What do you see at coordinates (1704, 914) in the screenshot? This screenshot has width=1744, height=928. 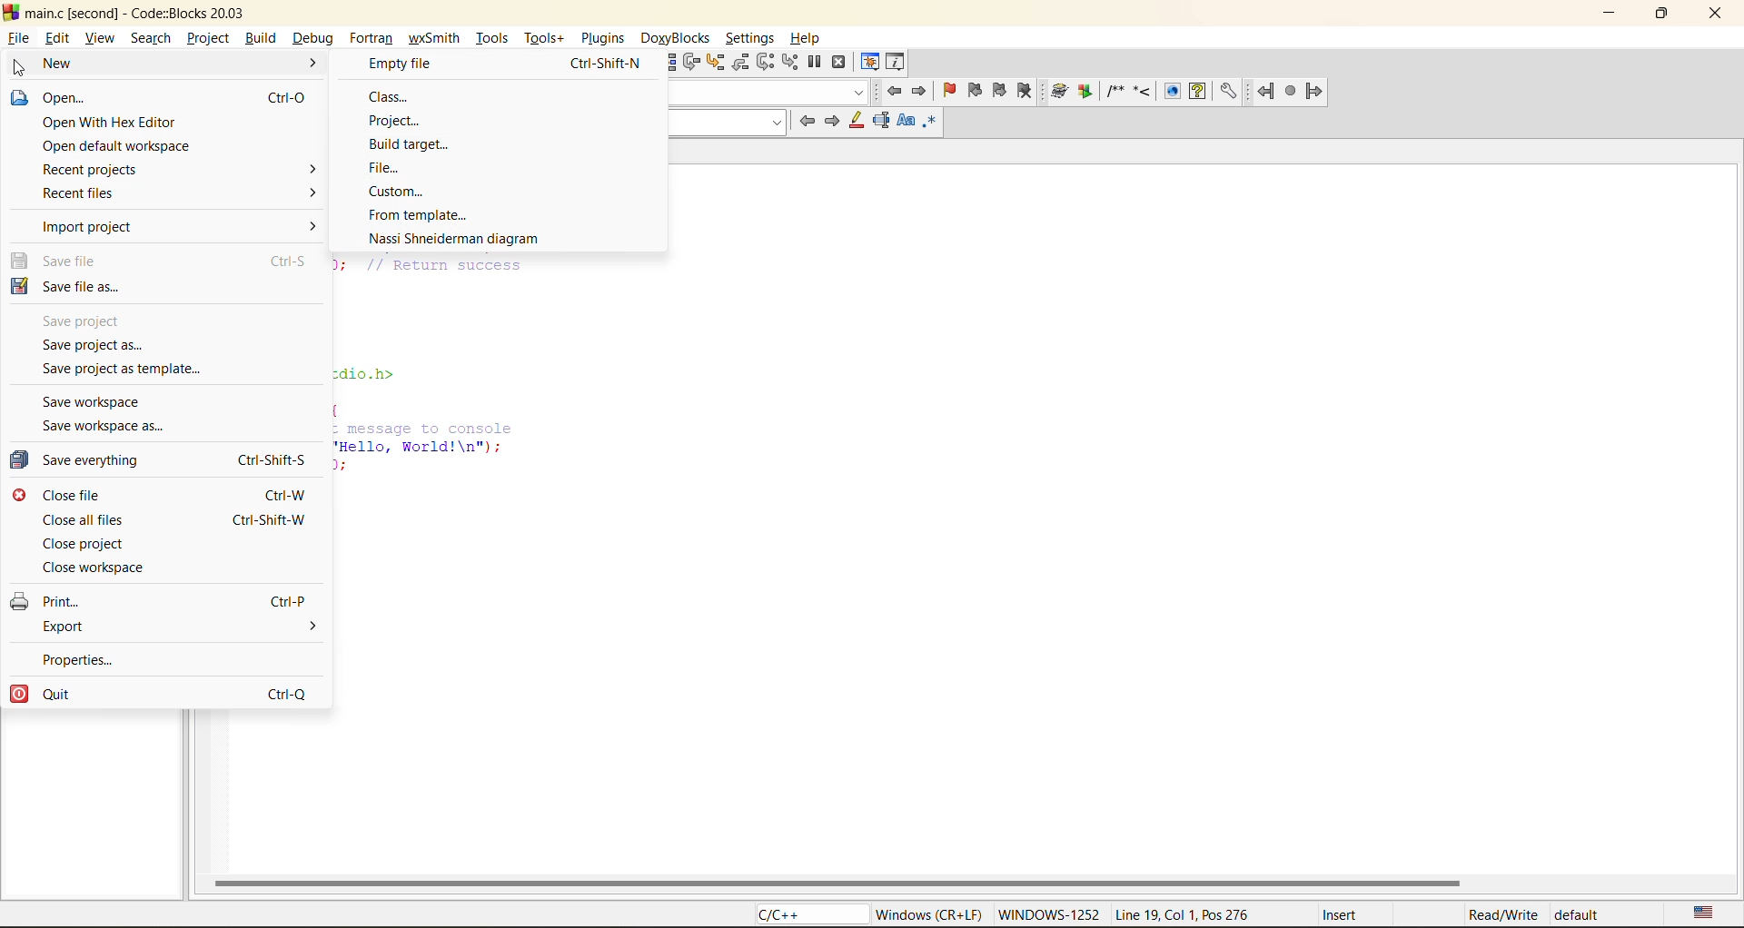 I see `text language` at bounding box center [1704, 914].